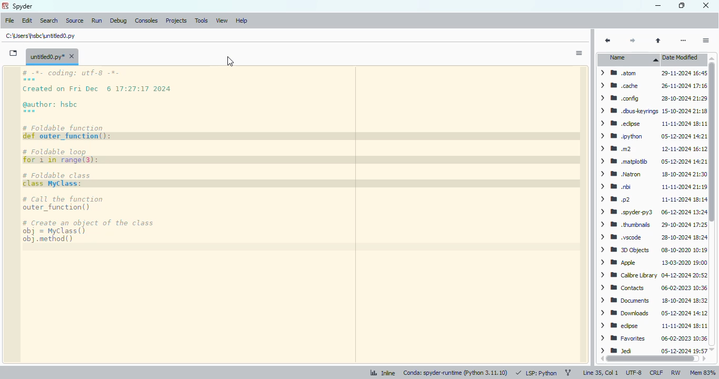 Image resolution: width=719 pixels, height=379 pixels. What do you see at coordinates (9, 21) in the screenshot?
I see `file` at bounding box center [9, 21].